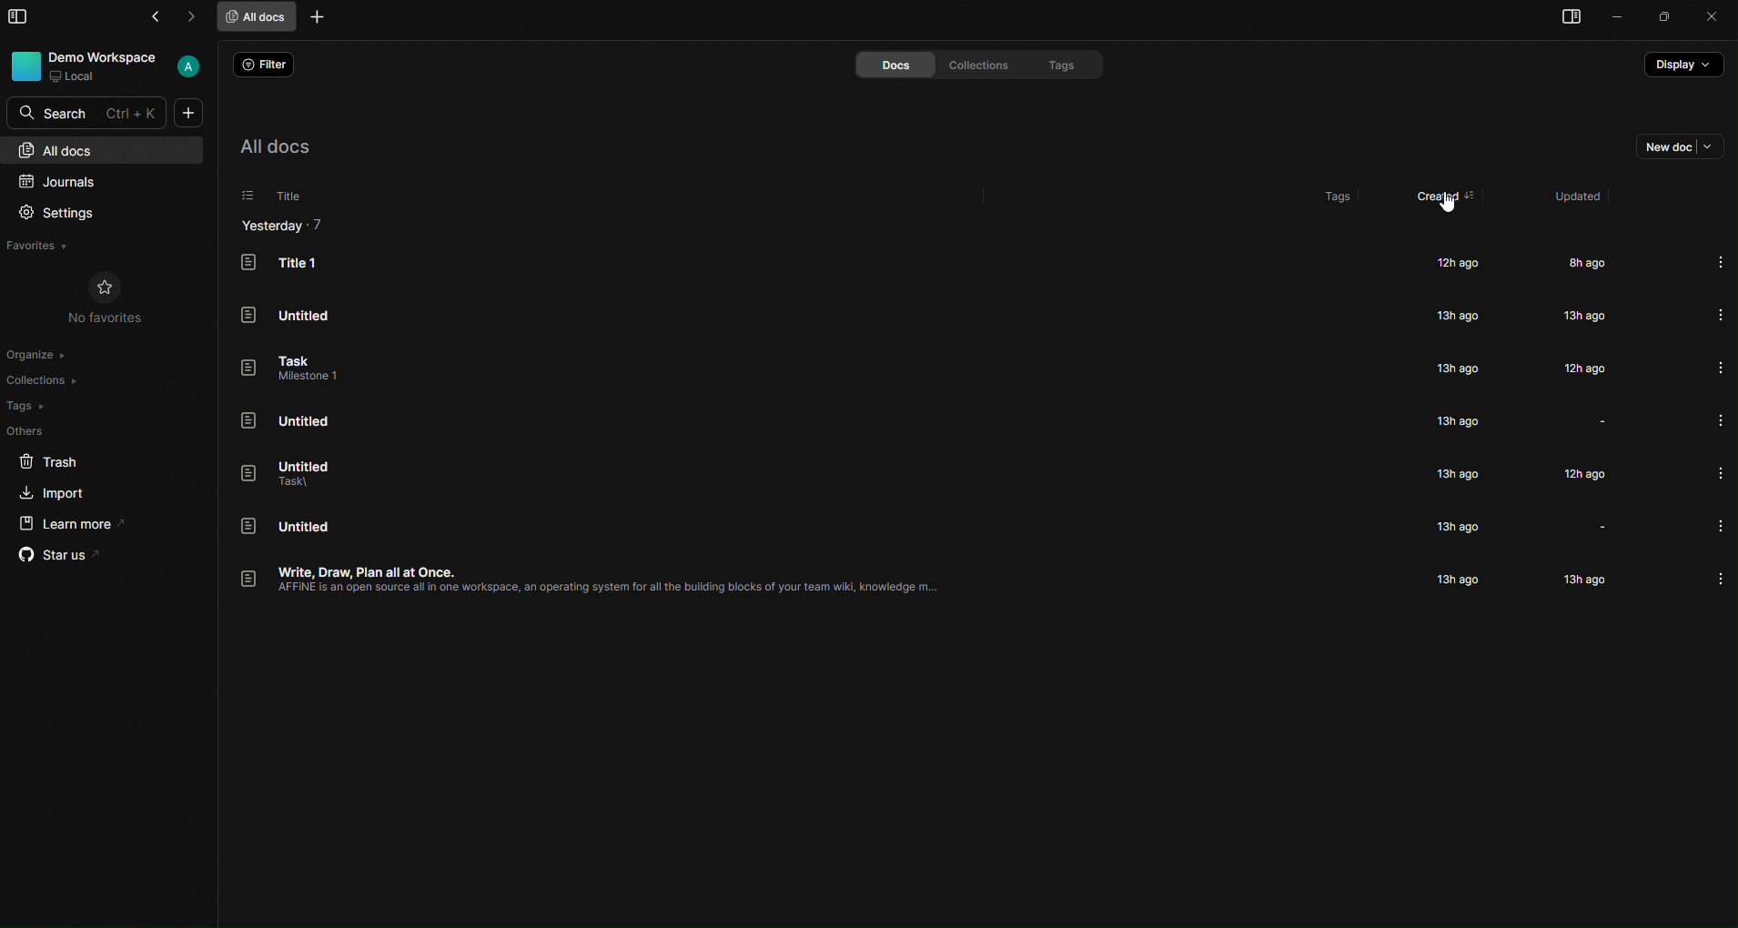 This screenshot has width=1738, height=928. What do you see at coordinates (1447, 207) in the screenshot?
I see `cursor` at bounding box center [1447, 207].